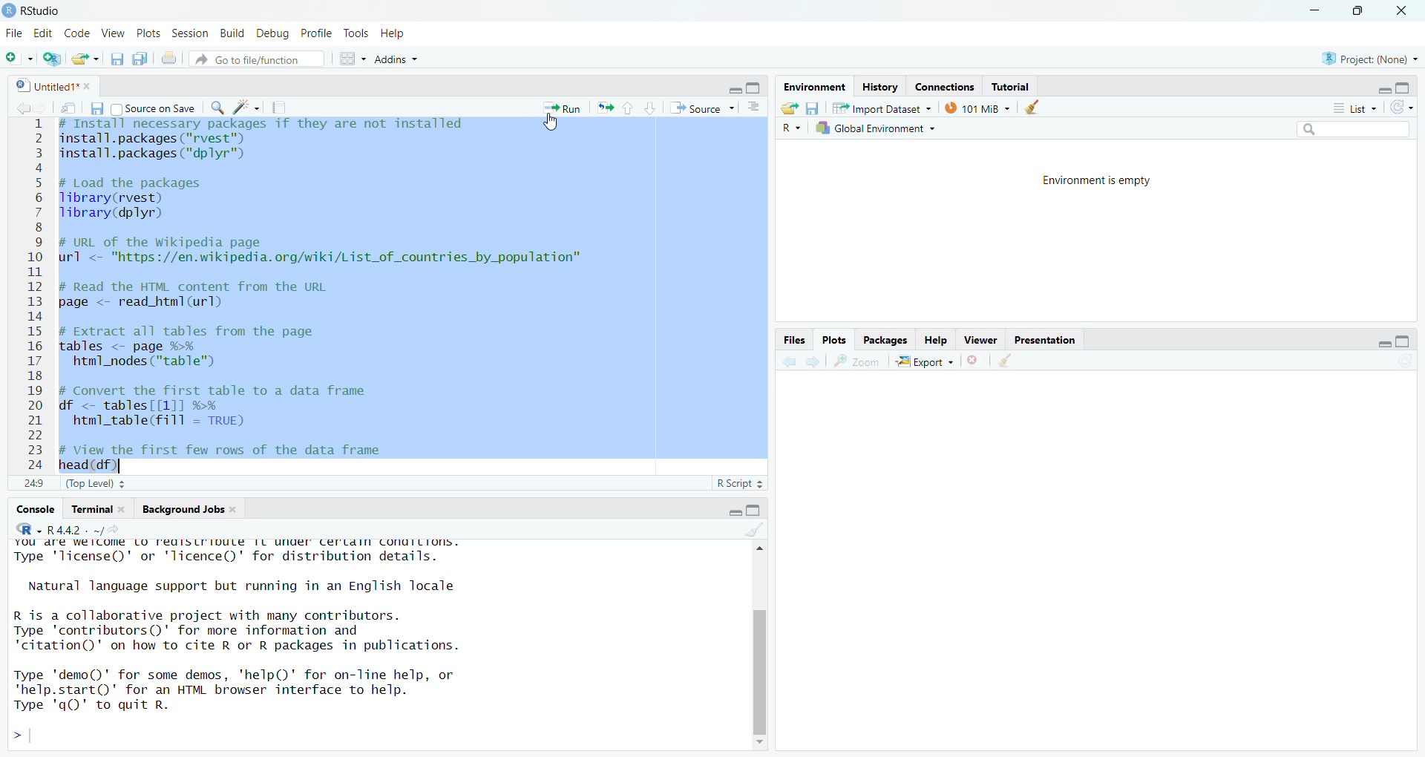  What do you see at coordinates (759, 670) in the screenshot?
I see `scroll bar` at bounding box center [759, 670].